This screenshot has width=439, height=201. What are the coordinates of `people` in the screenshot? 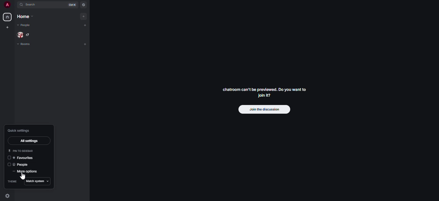 It's located at (24, 25).